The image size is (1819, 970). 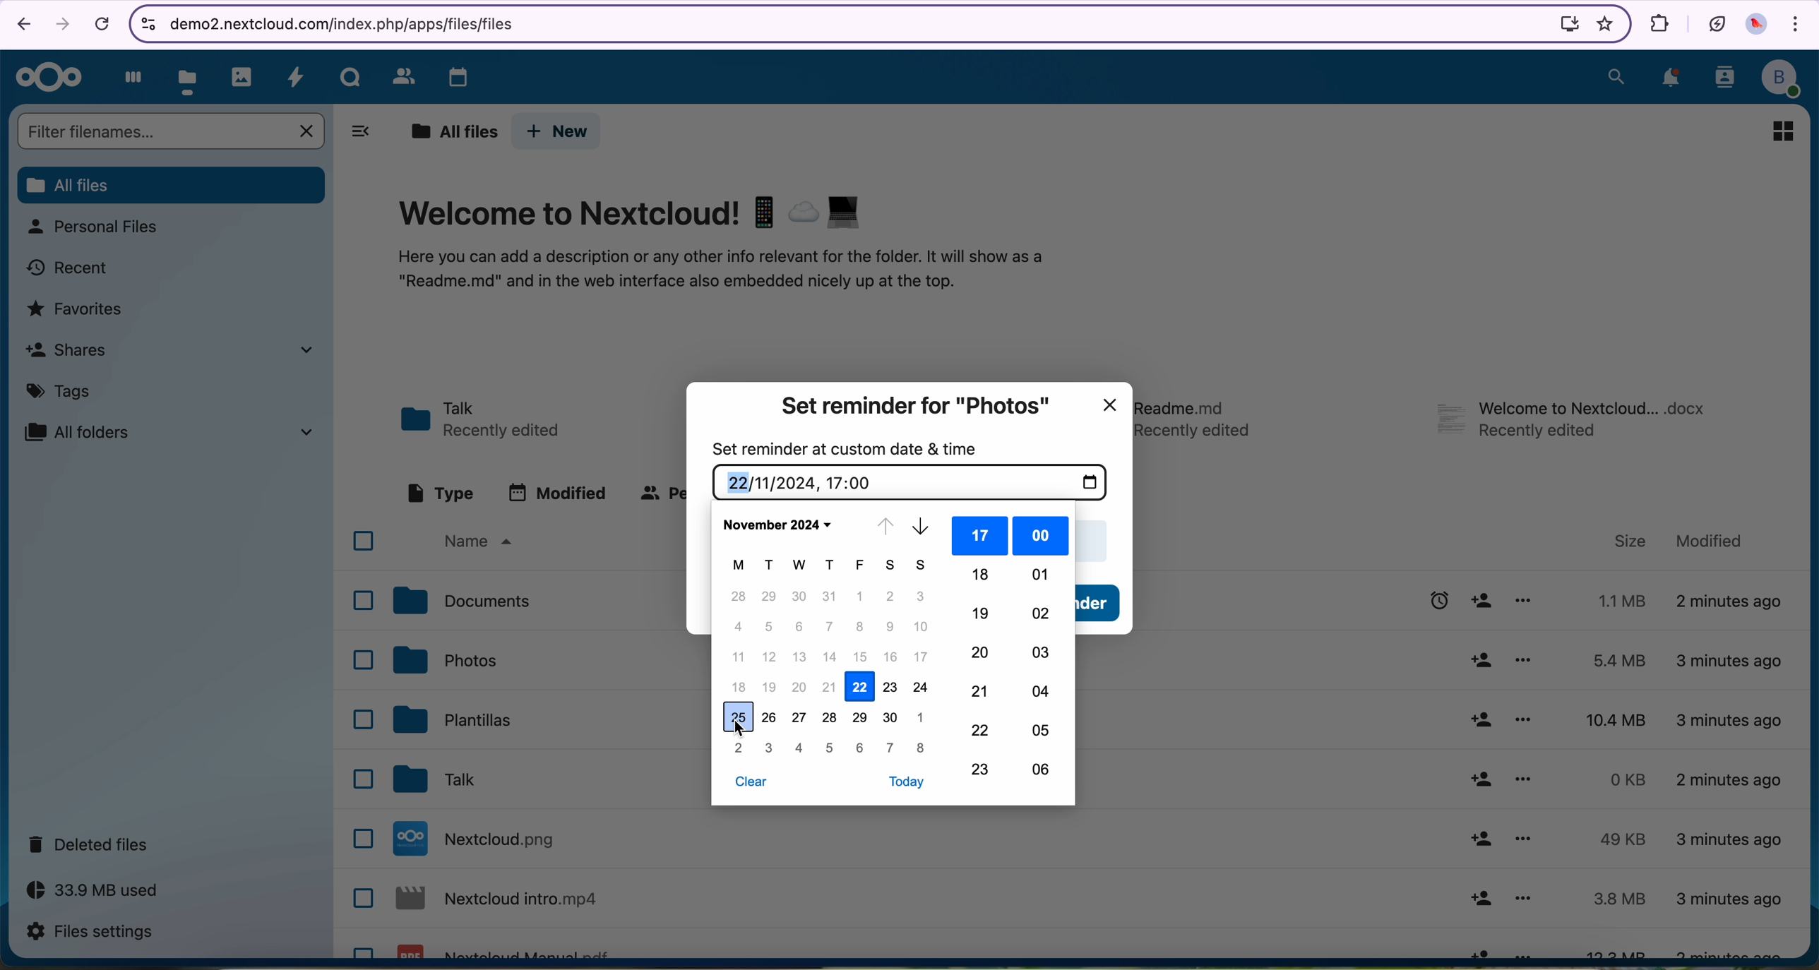 What do you see at coordinates (860, 627) in the screenshot?
I see `8` at bounding box center [860, 627].